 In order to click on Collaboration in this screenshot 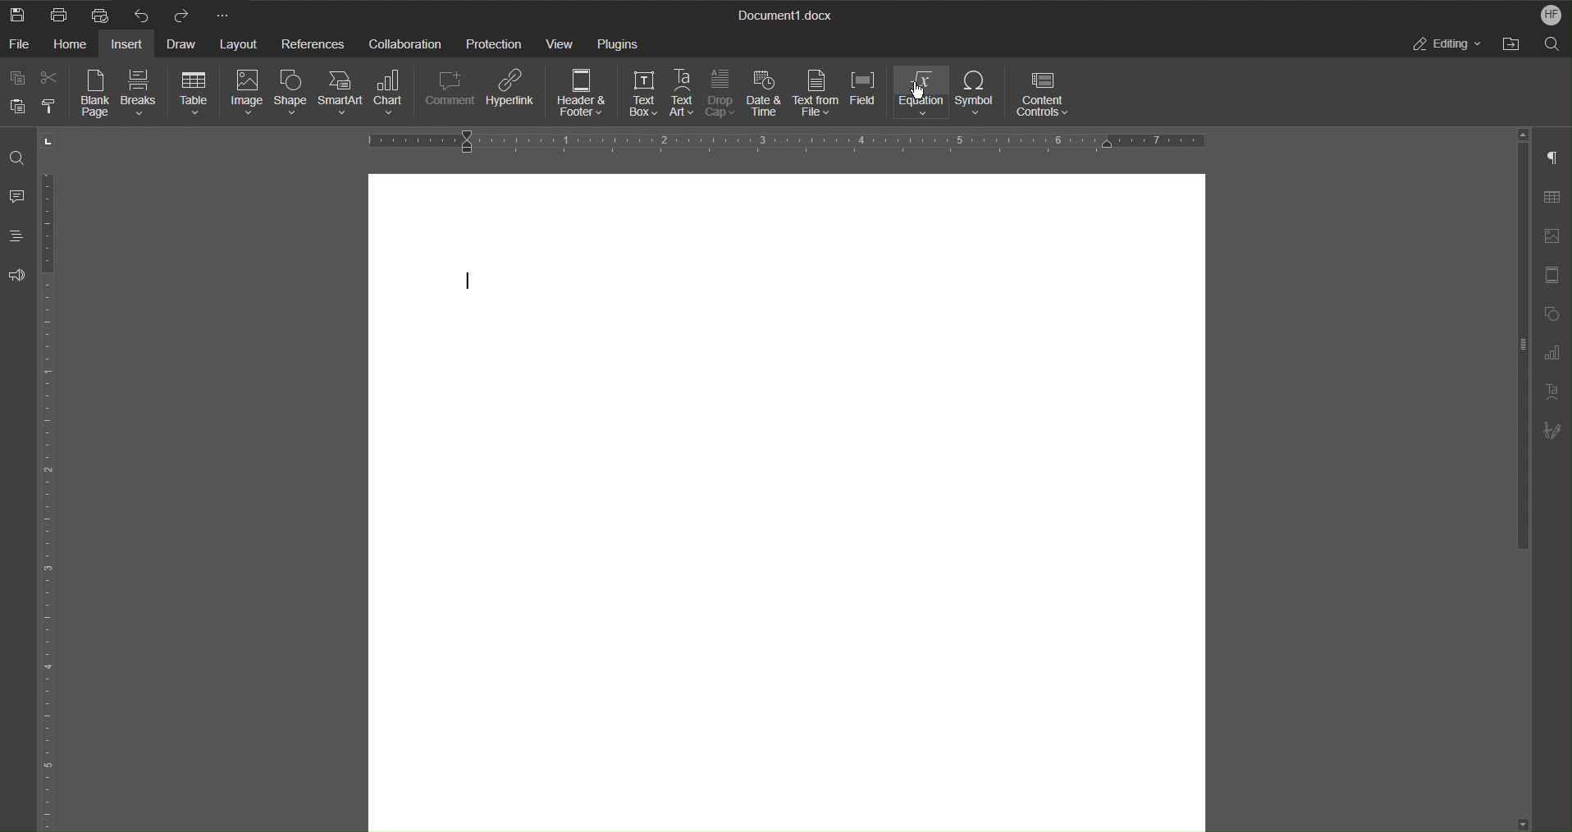, I will do `click(408, 43)`.